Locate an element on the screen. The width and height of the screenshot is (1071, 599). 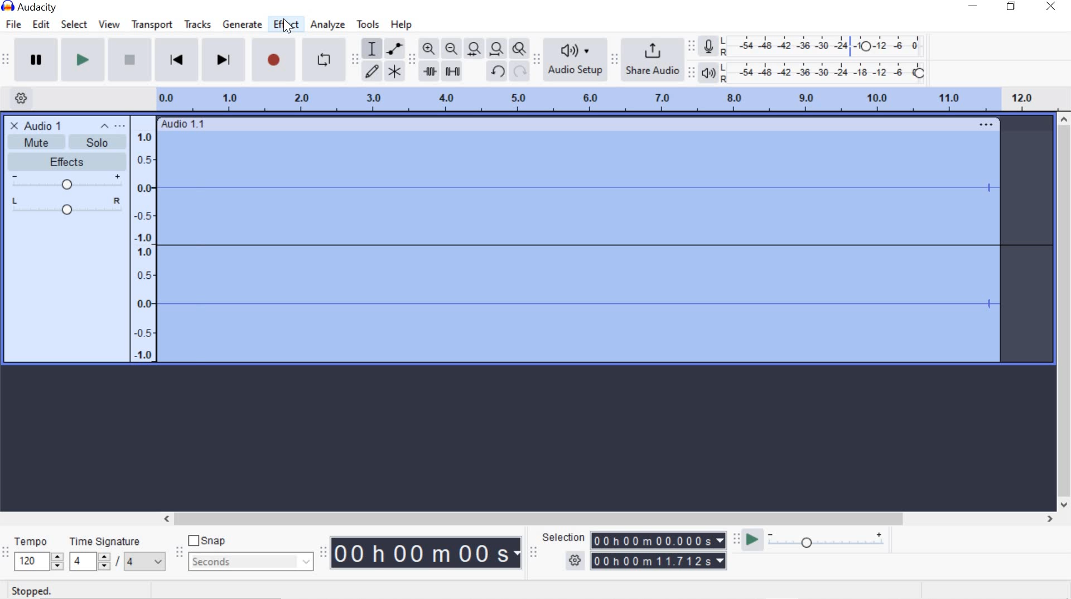
Selection tool is located at coordinates (372, 47).